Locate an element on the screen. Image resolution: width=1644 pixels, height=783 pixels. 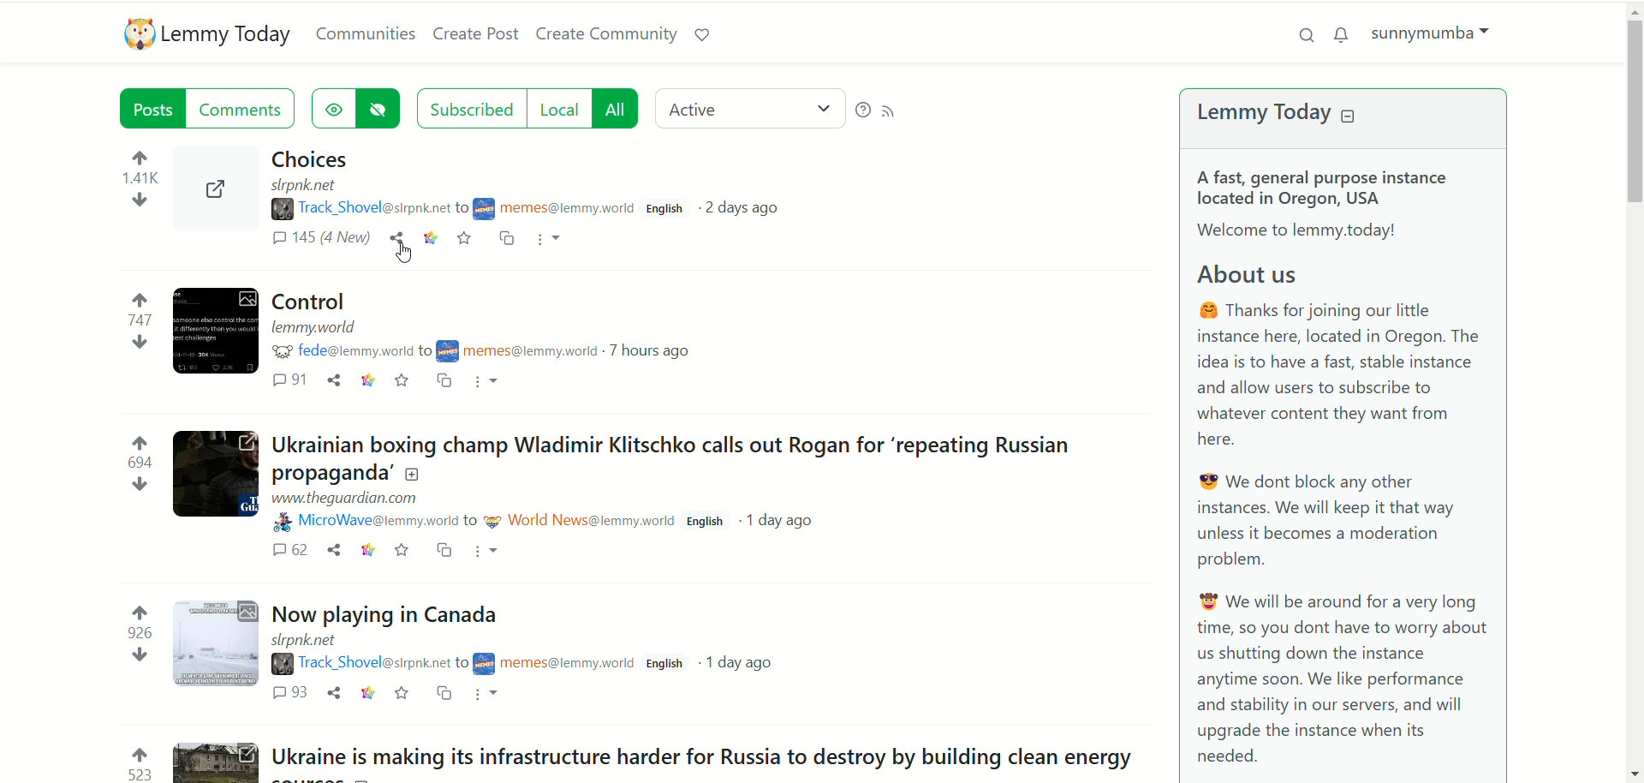
cross post is located at coordinates (504, 241).